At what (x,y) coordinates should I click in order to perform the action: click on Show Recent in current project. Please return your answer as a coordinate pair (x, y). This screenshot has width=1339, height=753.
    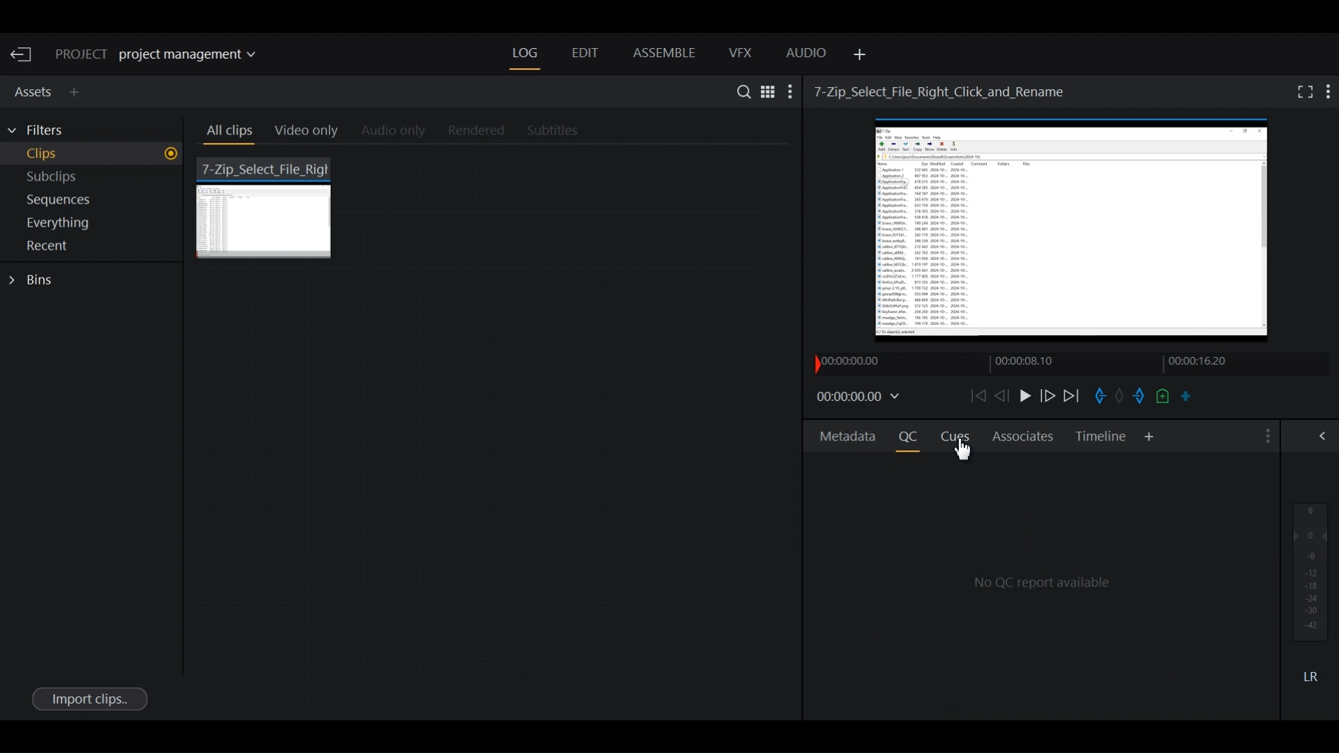
    Looking at the image, I should click on (93, 247).